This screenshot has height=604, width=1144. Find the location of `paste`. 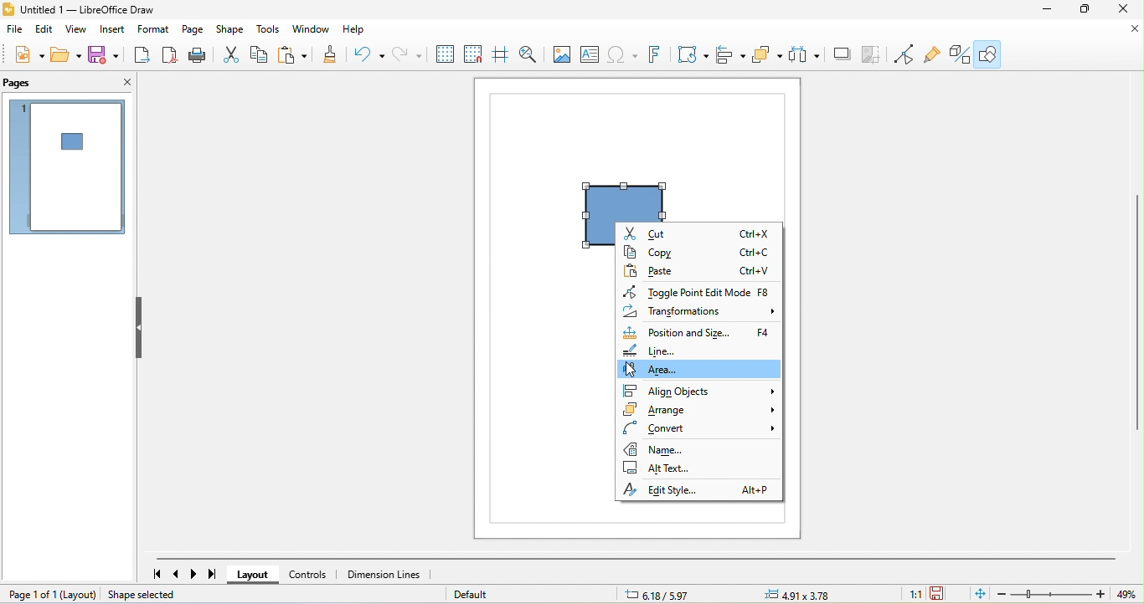

paste is located at coordinates (698, 271).